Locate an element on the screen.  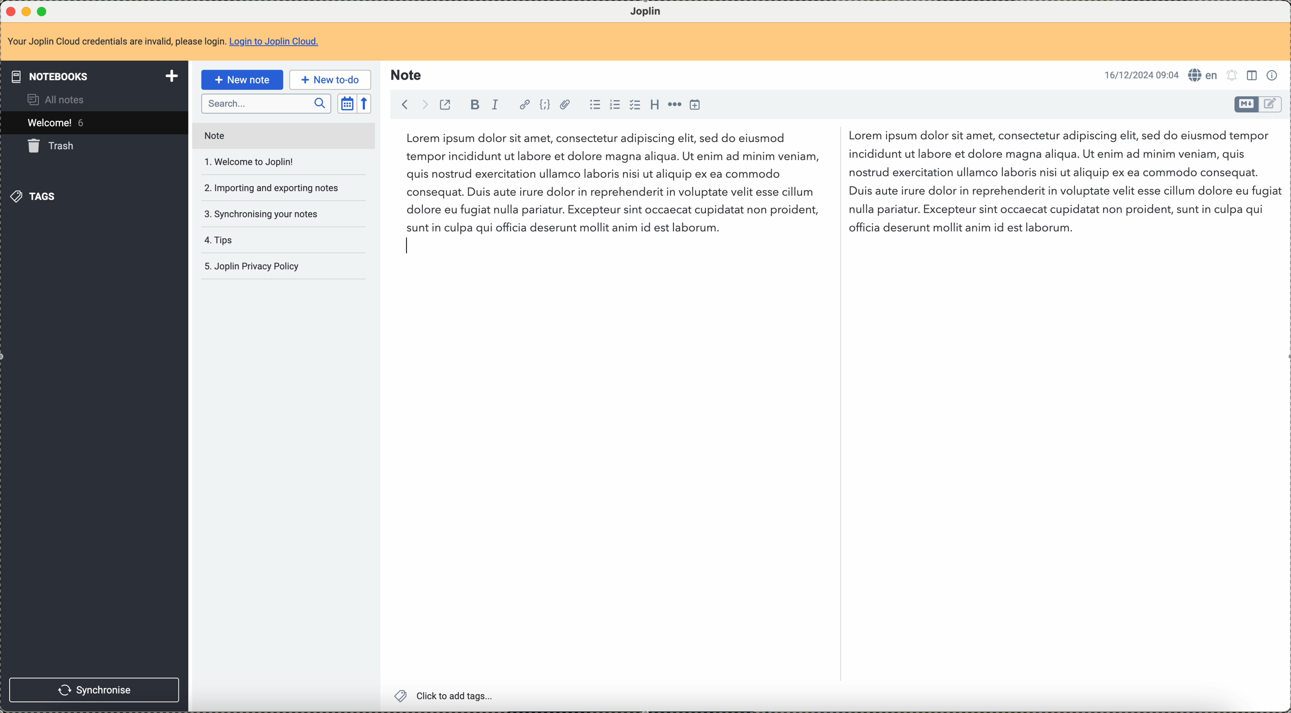
numbered list is located at coordinates (615, 105).